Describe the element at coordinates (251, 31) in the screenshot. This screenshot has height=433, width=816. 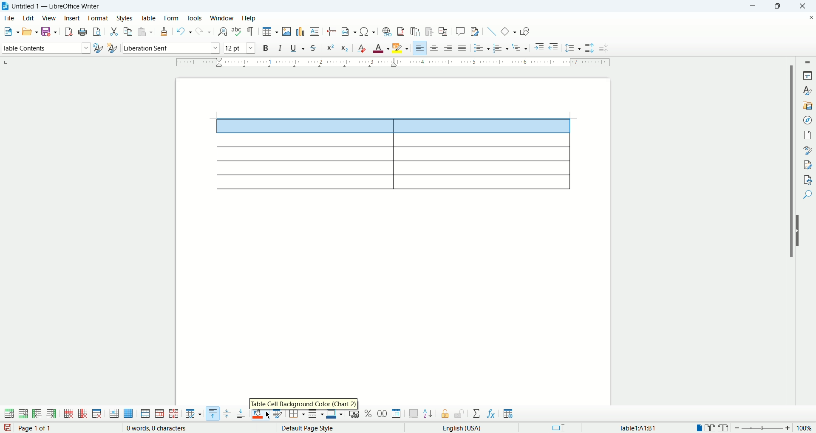
I see `formatting mask` at that location.